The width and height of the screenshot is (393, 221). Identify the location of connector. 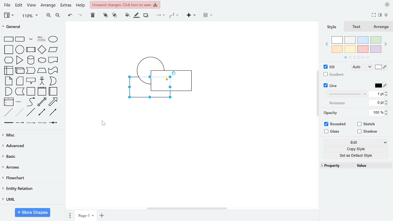
(160, 17).